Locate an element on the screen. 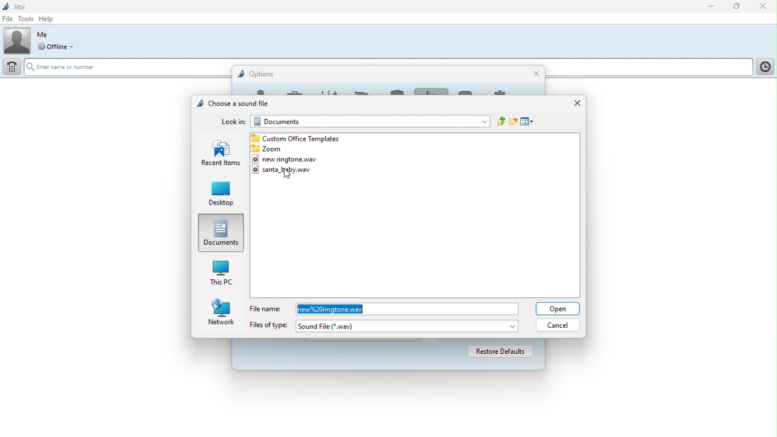 Image resolution: width=777 pixels, height=437 pixels. cancel is located at coordinates (537, 74).